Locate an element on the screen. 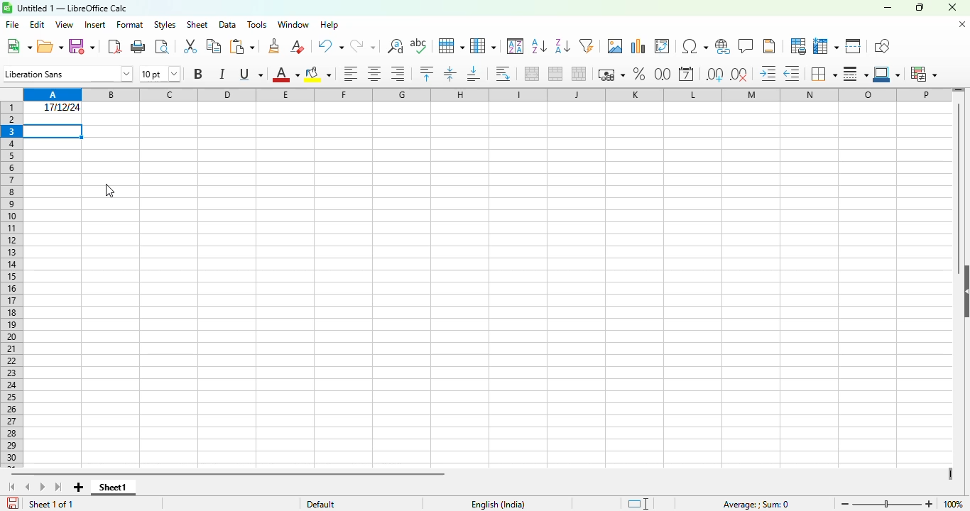 Image resolution: width=970 pixels, height=511 pixels. underline is located at coordinates (251, 74).